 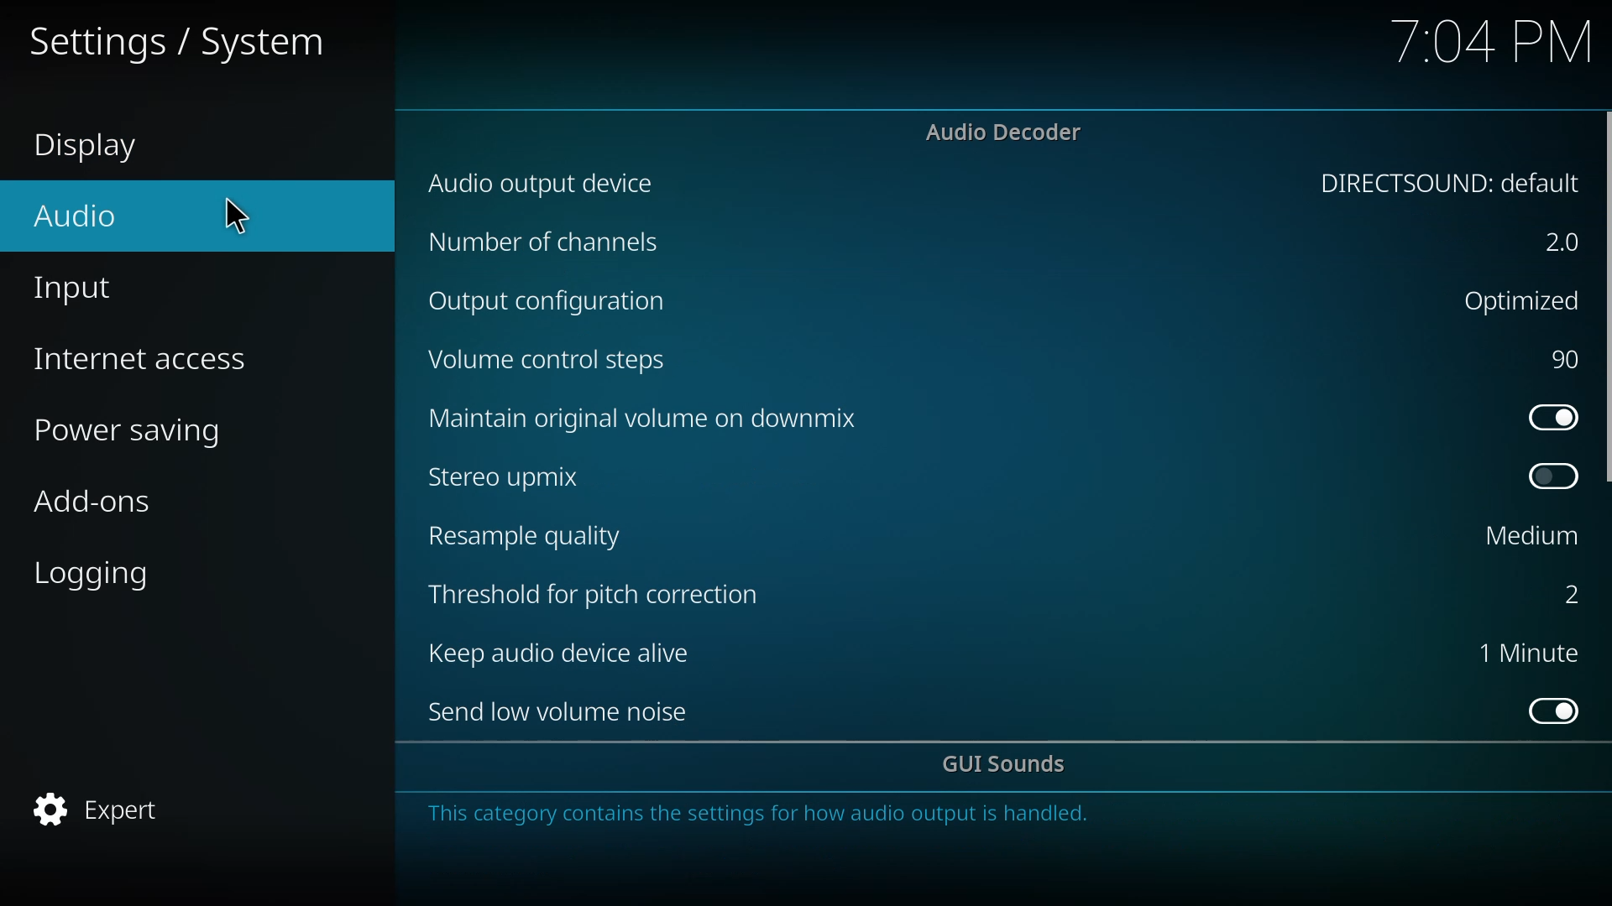 What do you see at coordinates (77, 215) in the screenshot?
I see `audio` at bounding box center [77, 215].